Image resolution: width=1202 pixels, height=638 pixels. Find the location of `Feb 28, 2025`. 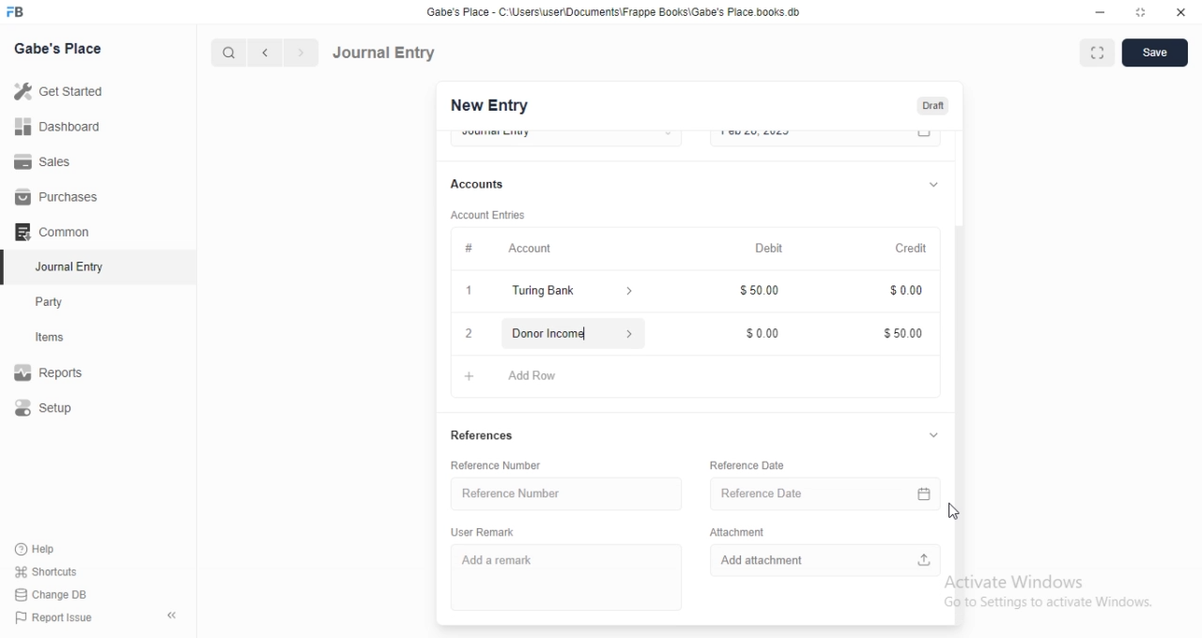

Feb 28, 2025 is located at coordinates (808, 137).